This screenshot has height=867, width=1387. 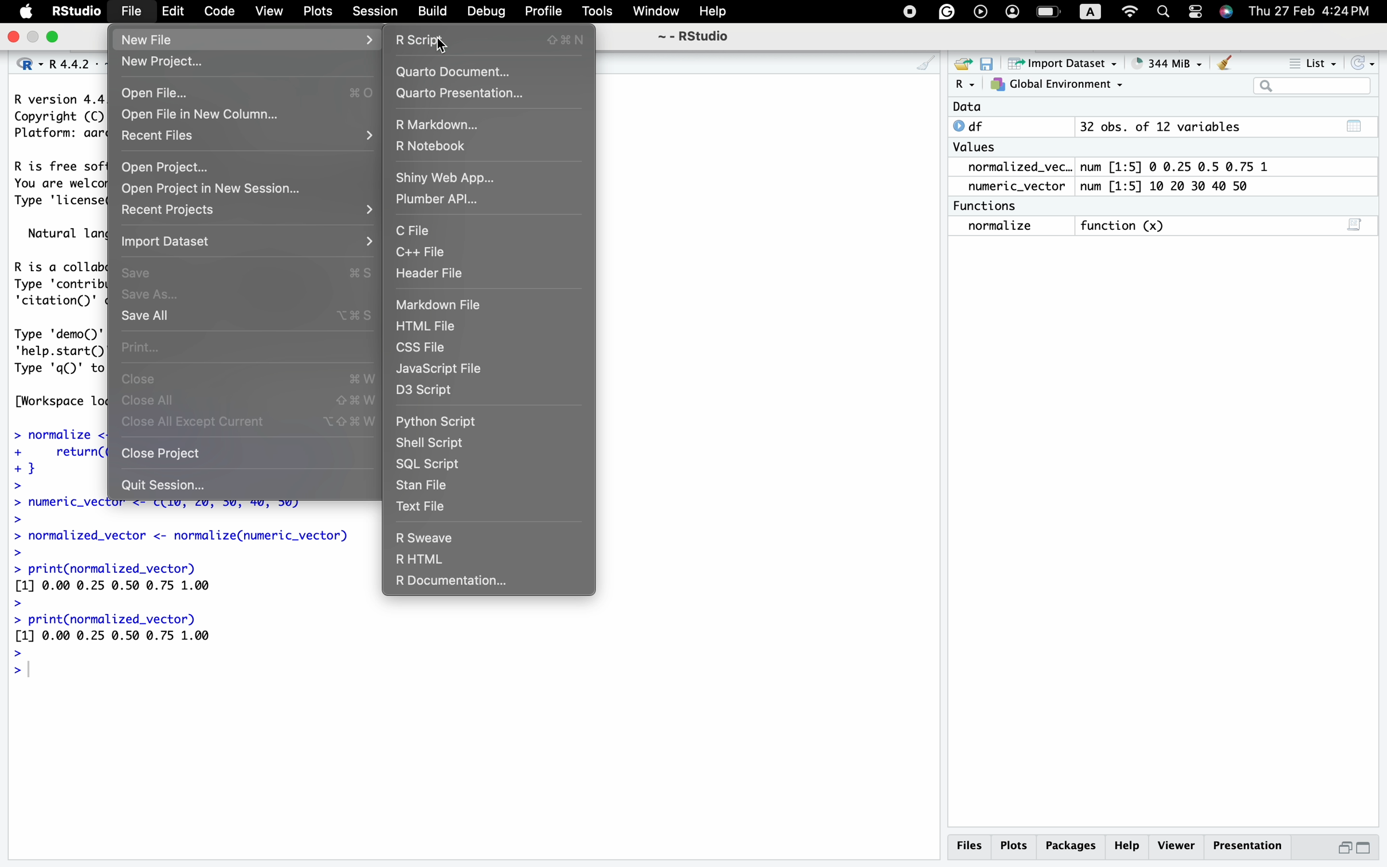 What do you see at coordinates (1177, 846) in the screenshot?
I see `Viewer` at bounding box center [1177, 846].